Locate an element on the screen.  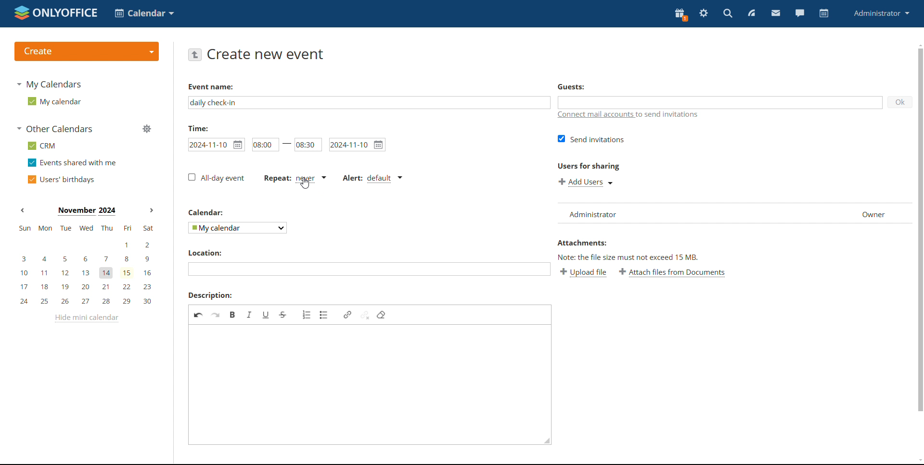
scroll up is located at coordinates (918, 45).